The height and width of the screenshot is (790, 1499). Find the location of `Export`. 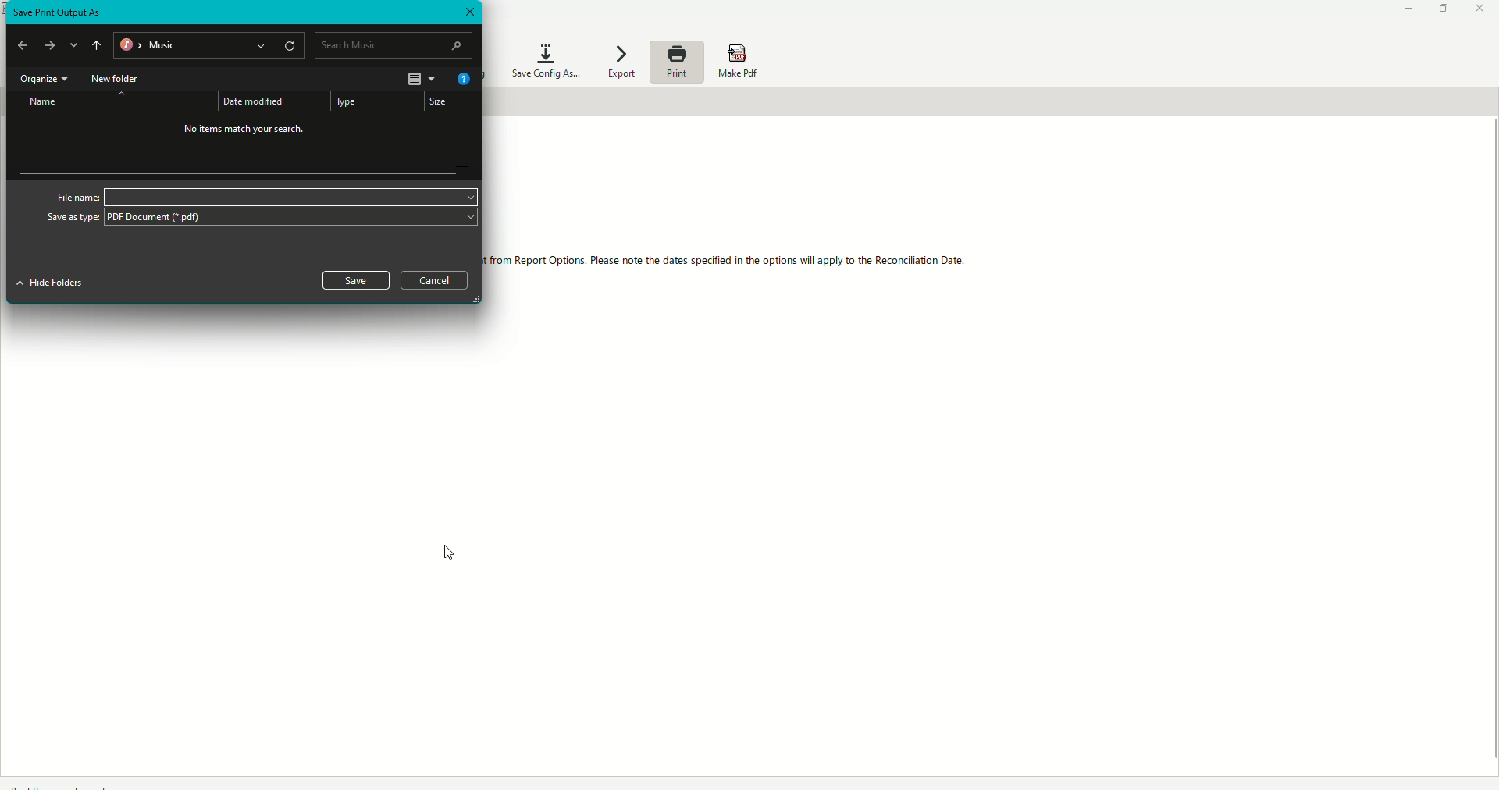

Export is located at coordinates (625, 62).